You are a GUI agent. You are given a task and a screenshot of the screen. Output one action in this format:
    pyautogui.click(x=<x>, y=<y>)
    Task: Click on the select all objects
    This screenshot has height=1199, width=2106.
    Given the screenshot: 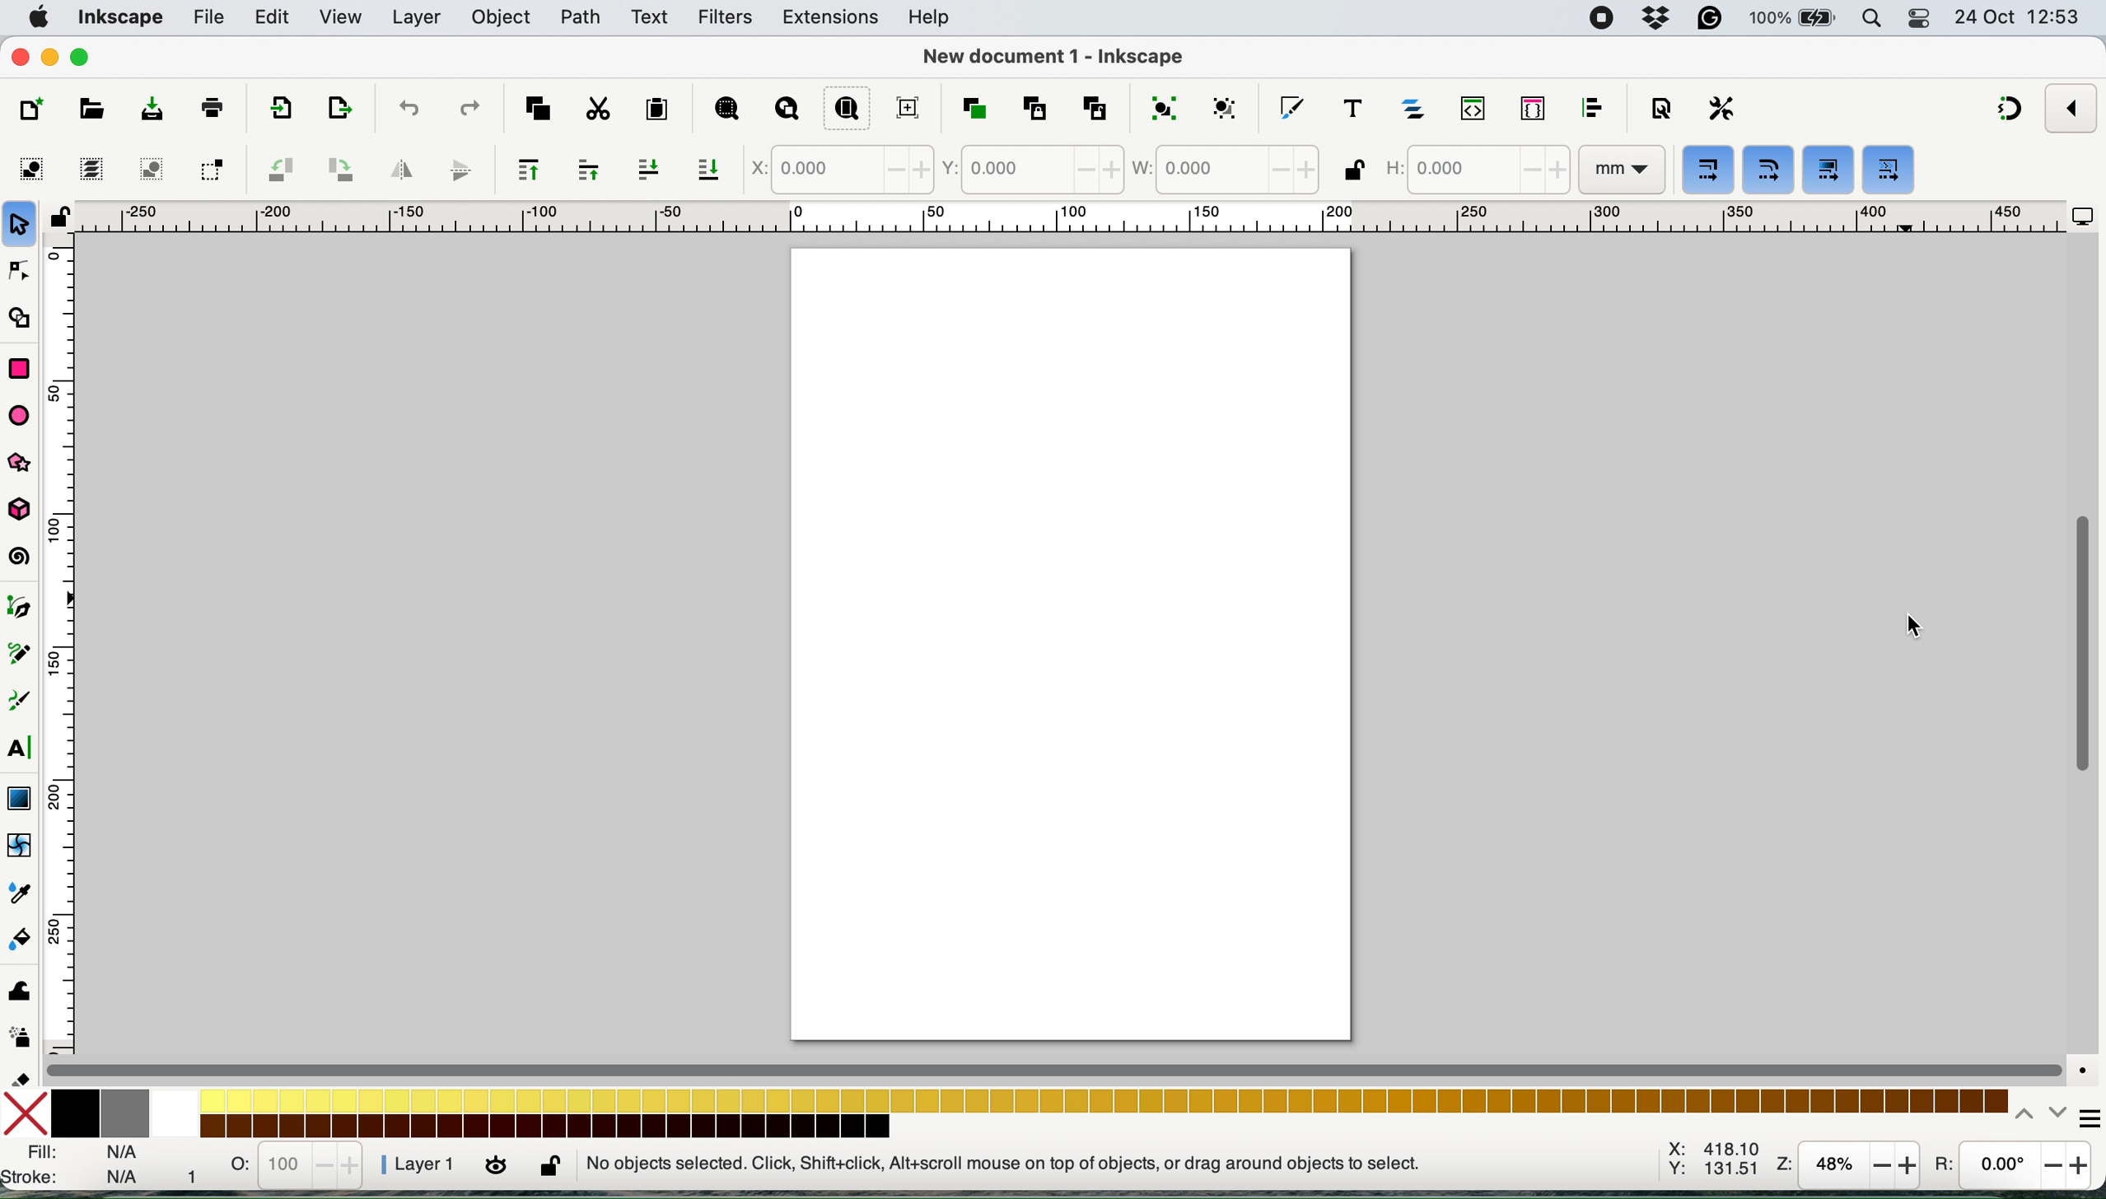 What is the action you would take?
    pyautogui.click(x=28, y=167)
    